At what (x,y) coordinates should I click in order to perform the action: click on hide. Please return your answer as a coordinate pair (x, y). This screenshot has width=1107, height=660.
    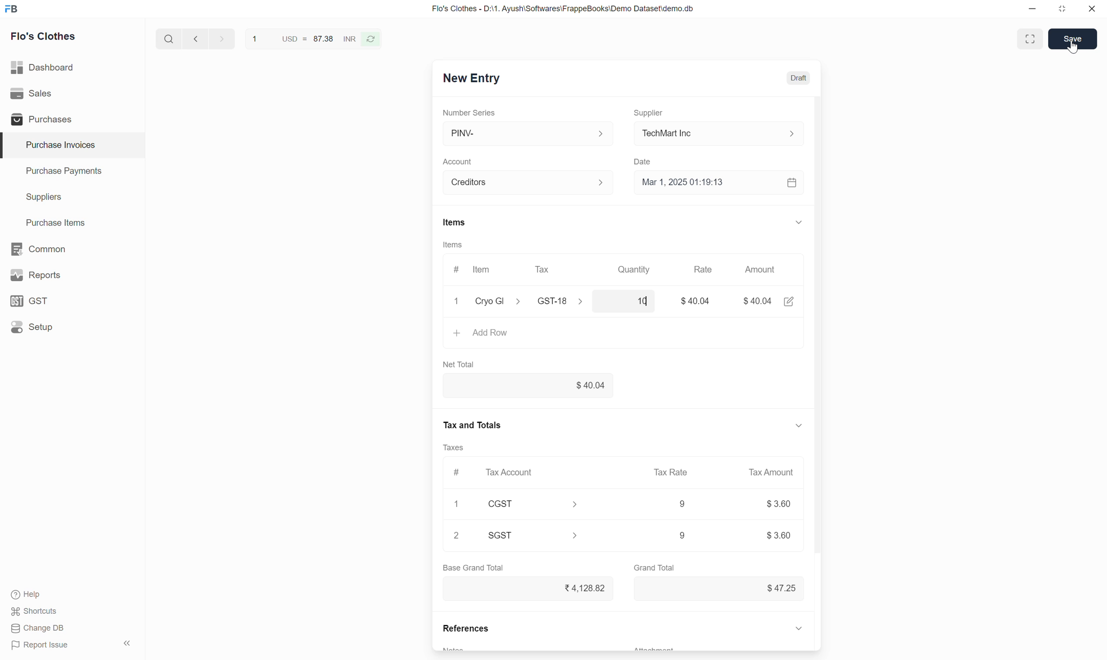
    Looking at the image, I should click on (126, 642).